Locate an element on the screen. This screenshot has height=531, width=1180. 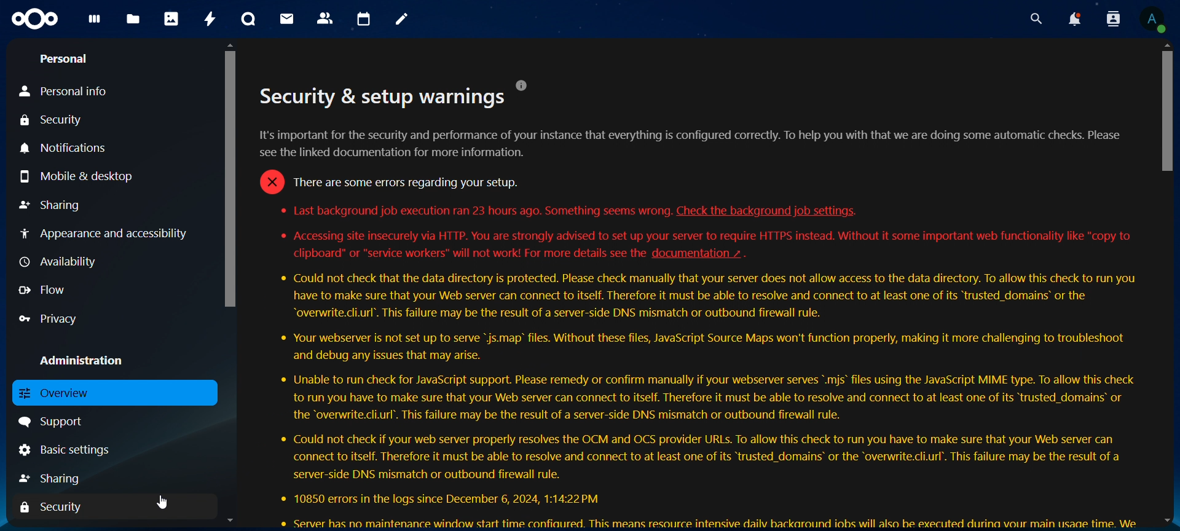
basic settings is located at coordinates (74, 450).